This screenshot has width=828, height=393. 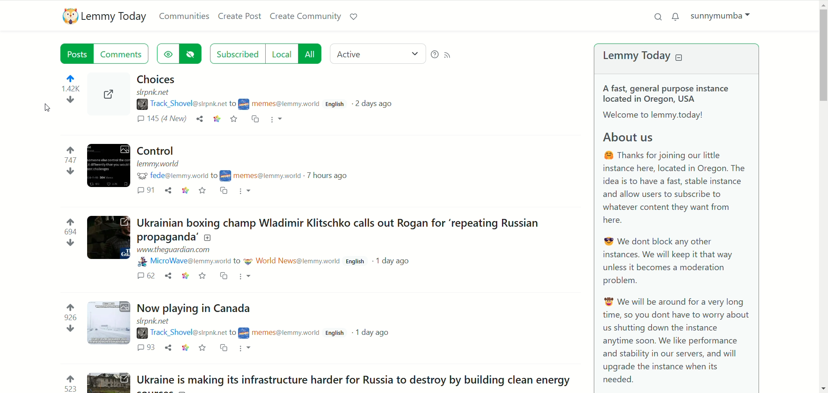 What do you see at coordinates (178, 250) in the screenshot?
I see `URL` at bounding box center [178, 250].